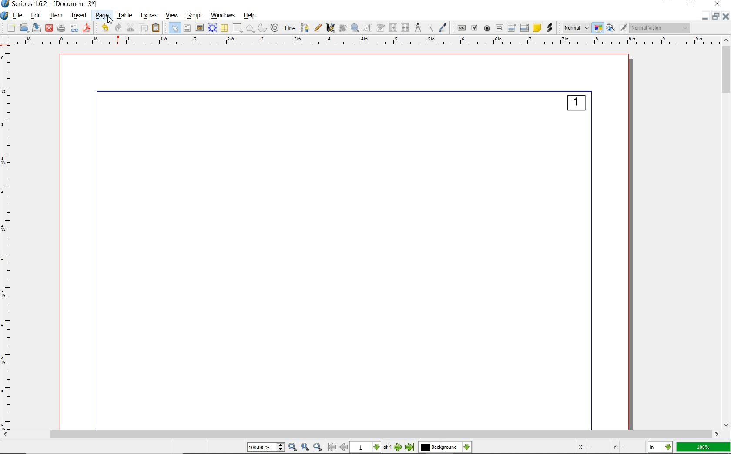  I want to click on file, so click(19, 16).